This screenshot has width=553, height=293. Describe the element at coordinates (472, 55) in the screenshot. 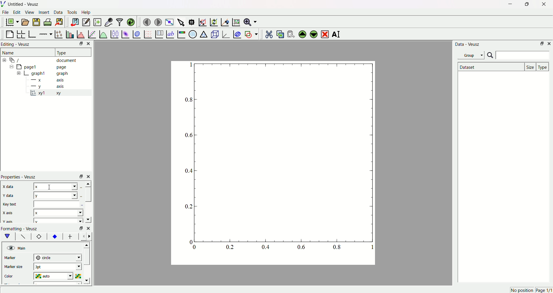

I see `Group` at that location.